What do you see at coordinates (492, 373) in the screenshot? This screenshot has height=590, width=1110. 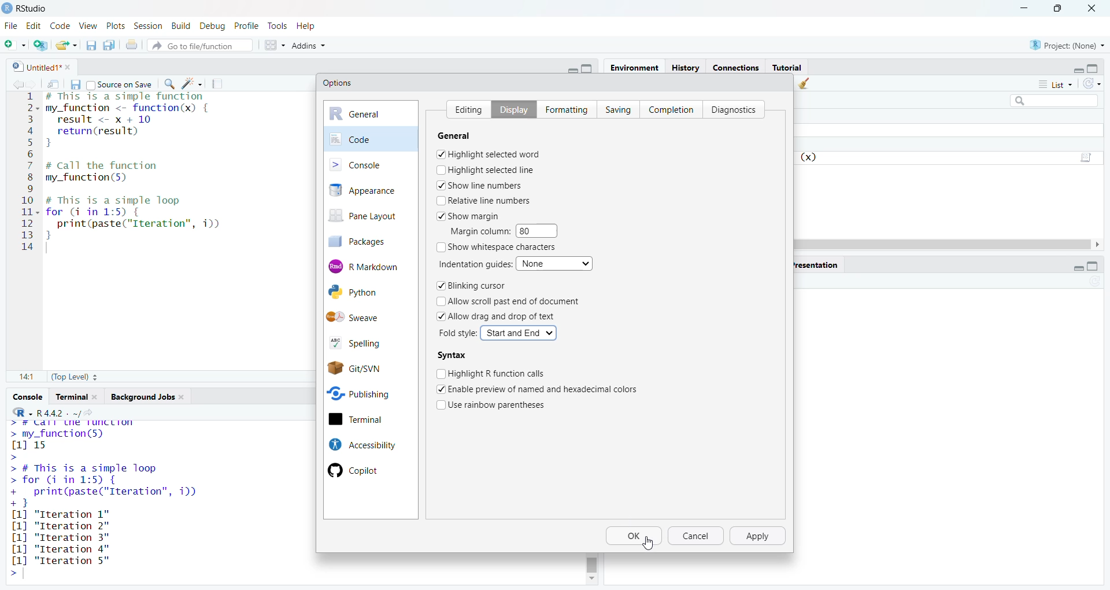 I see `Highlight R function calls` at bounding box center [492, 373].